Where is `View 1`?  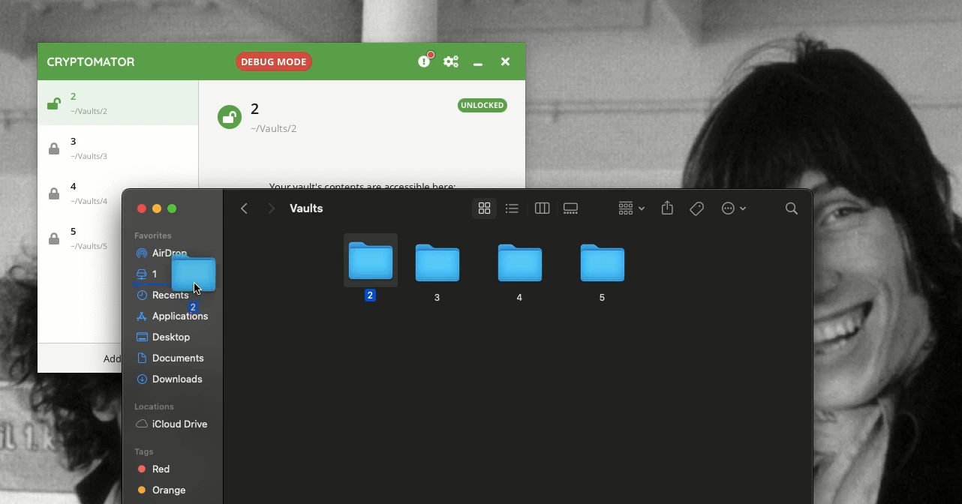 View 1 is located at coordinates (510, 207).